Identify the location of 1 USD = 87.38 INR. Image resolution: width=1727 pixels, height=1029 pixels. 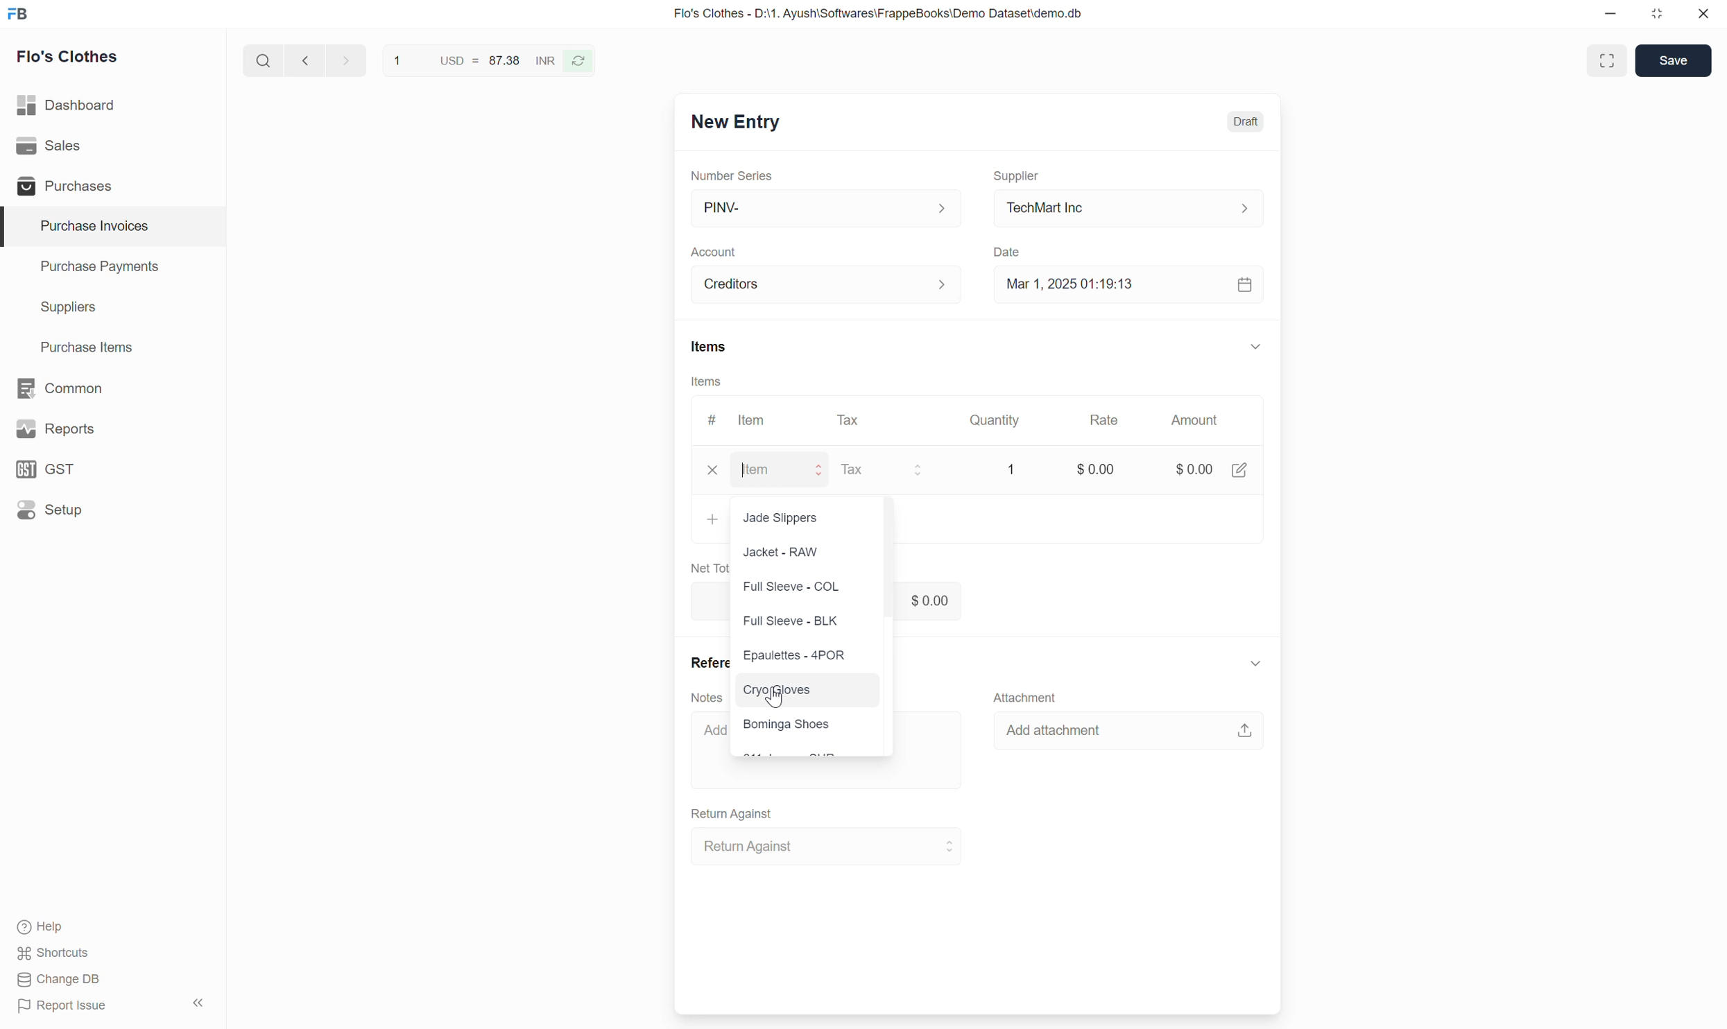
(473, 58).